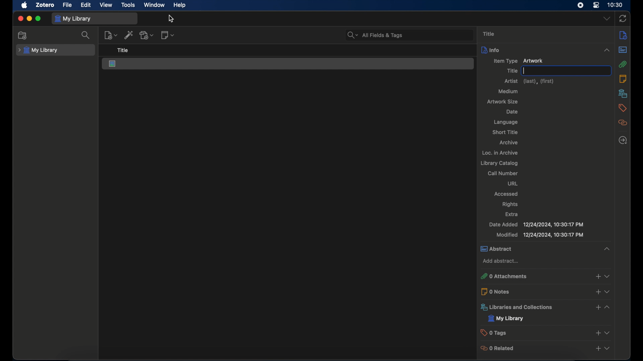 The height and width of the screenshot is (361, 643). I want to click on notes, so click(624, 35).